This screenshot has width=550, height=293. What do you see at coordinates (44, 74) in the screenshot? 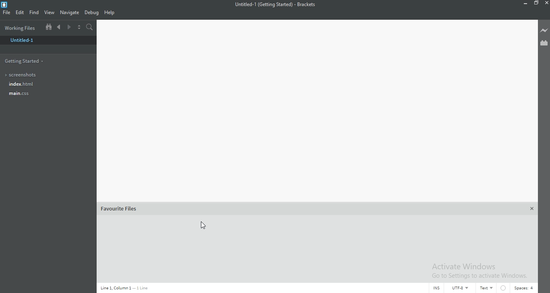
I see `Screenshots` at bounding box center [44, 74].